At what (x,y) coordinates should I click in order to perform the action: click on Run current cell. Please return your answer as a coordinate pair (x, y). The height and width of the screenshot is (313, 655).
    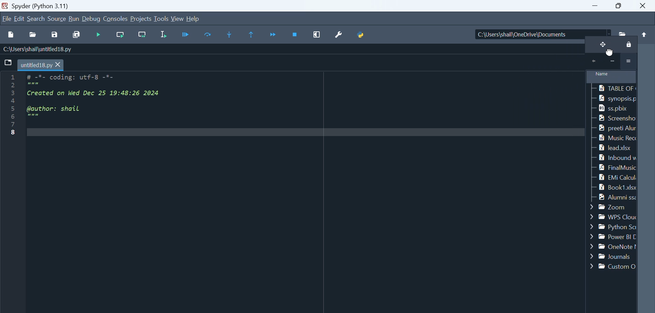
    Looking at the image, I should click on (119, 35).